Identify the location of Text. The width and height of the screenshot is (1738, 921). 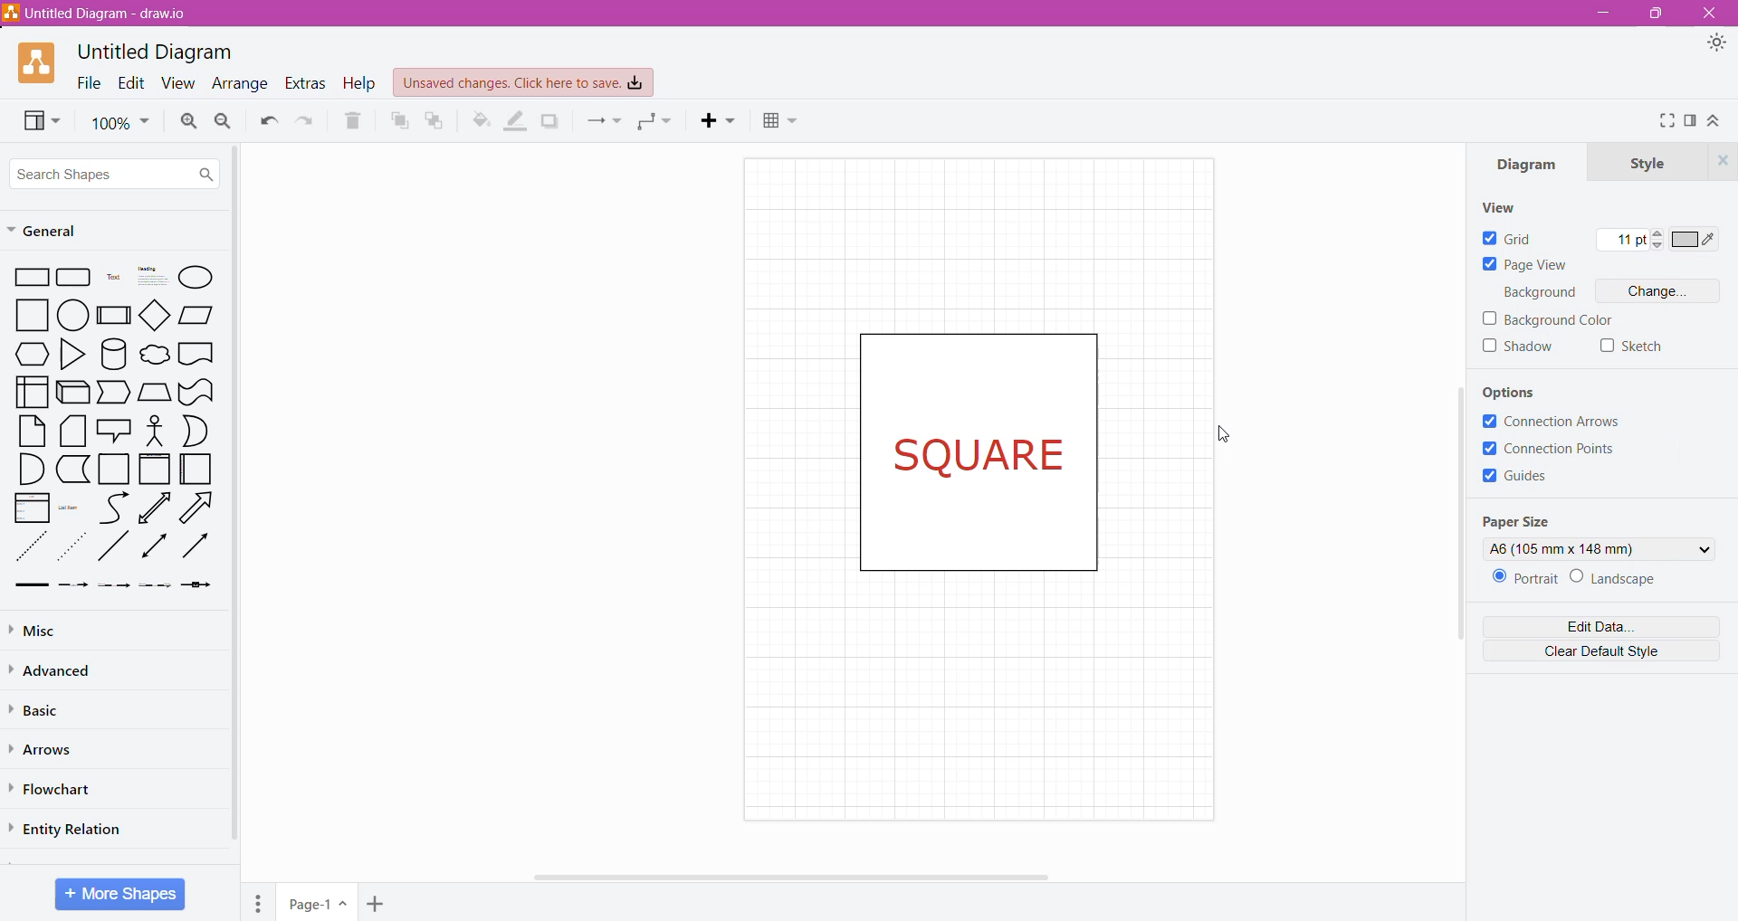
(114, 277).